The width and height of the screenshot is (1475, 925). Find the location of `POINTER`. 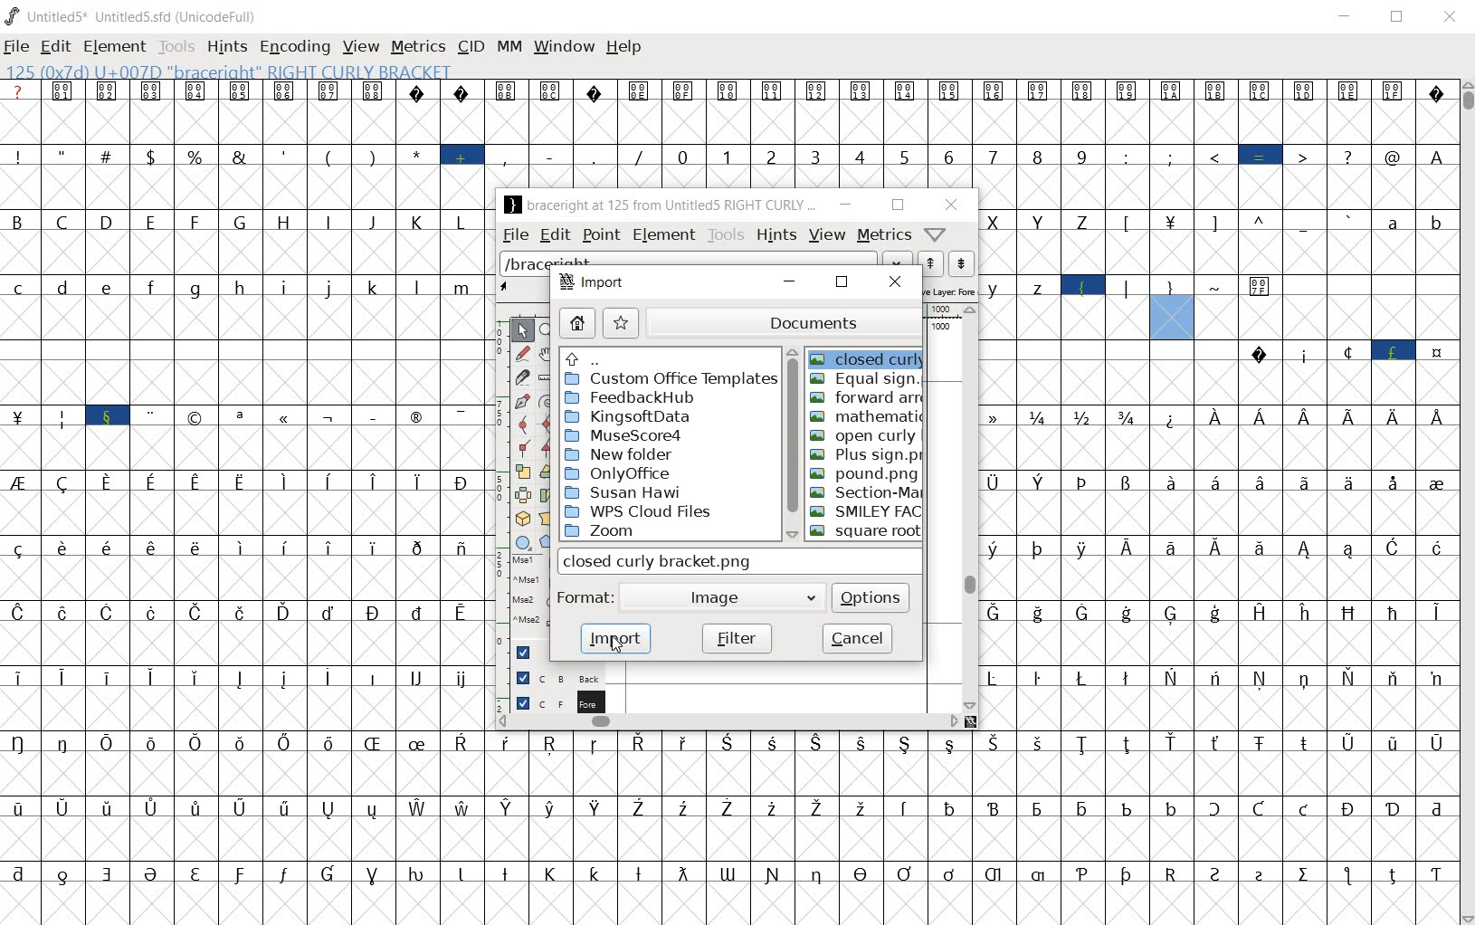

POINTER is located at coordinates (523, 329).